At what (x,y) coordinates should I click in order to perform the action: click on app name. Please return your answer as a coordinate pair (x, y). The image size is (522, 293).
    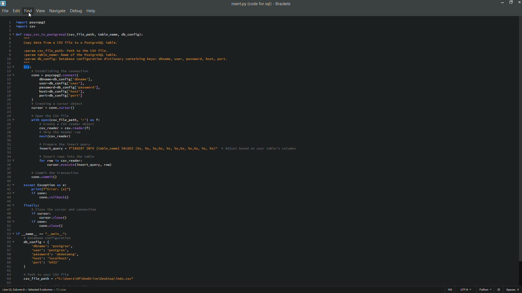
    Looking at the image, I should click on (283, 4).